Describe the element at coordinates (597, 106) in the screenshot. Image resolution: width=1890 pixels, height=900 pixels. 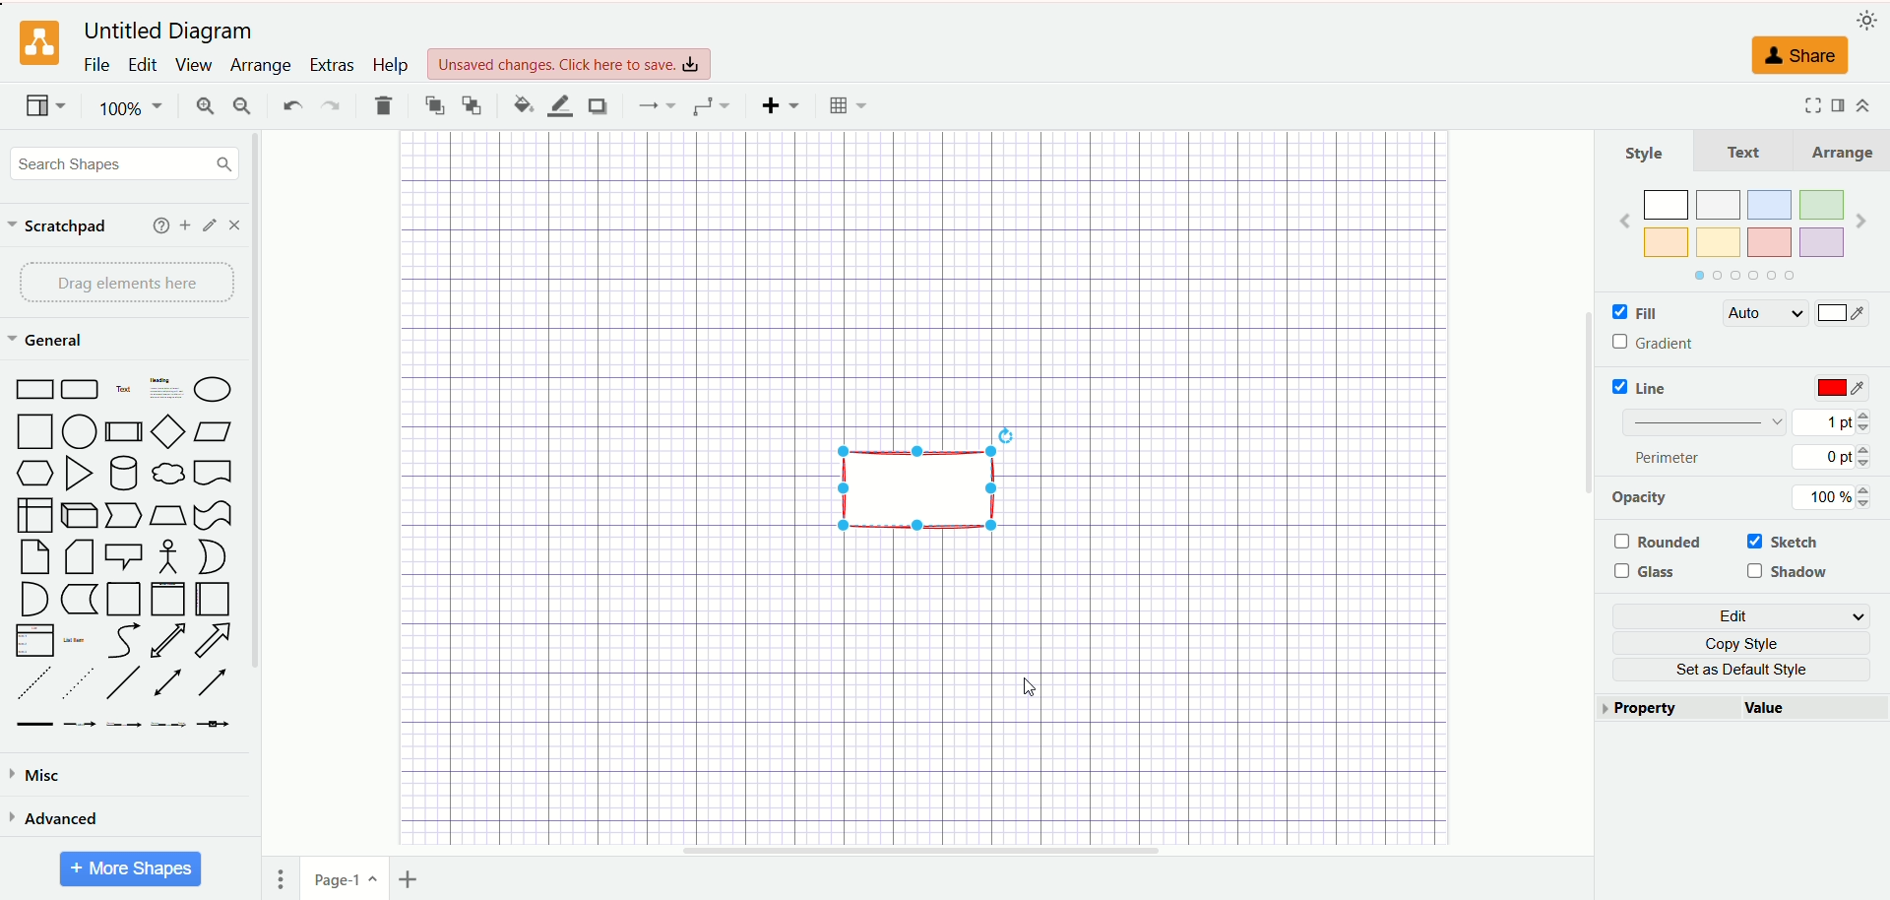
I see `shadow` at that location.